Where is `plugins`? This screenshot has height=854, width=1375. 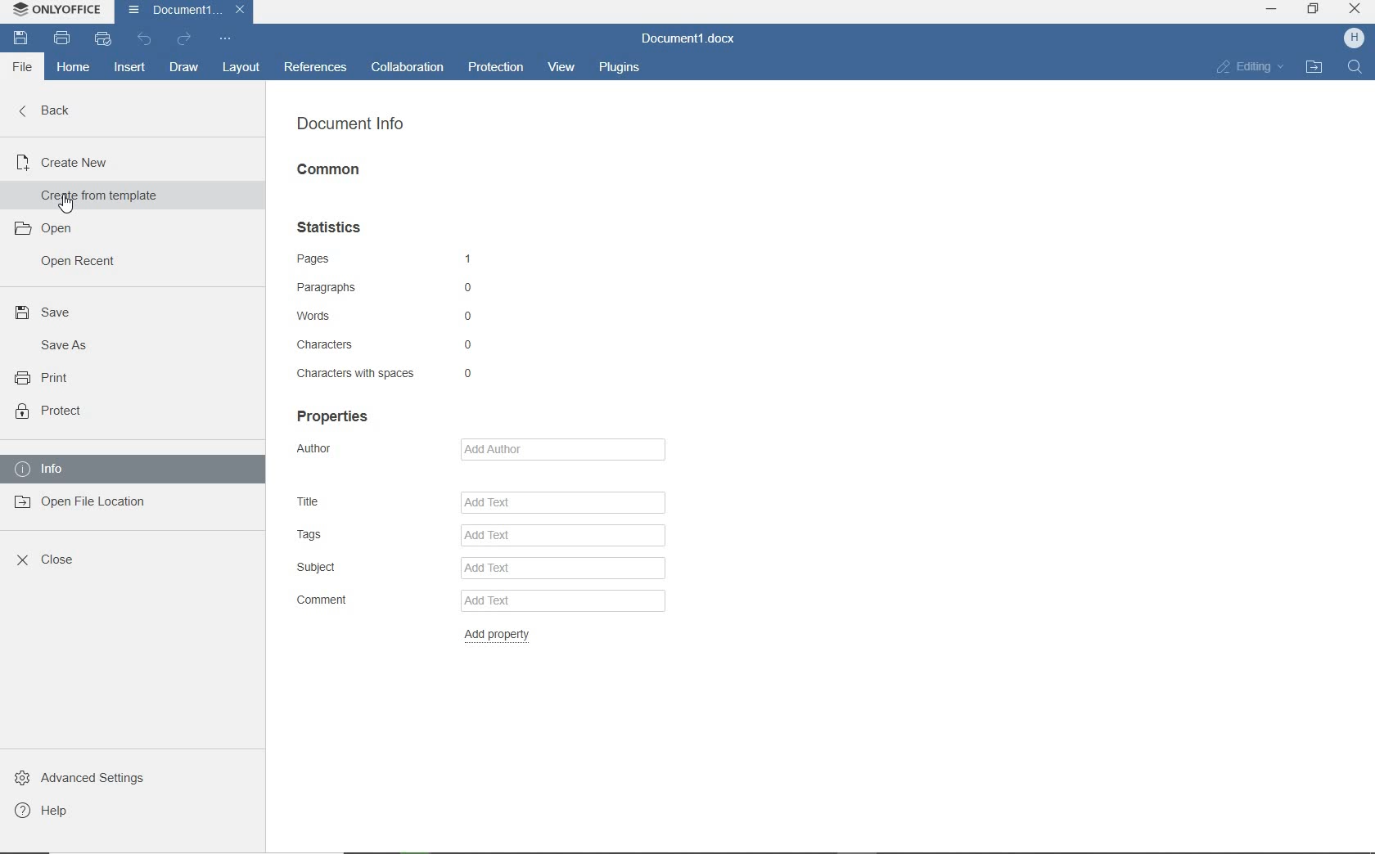
plugins is located at coordinates (621, 67).